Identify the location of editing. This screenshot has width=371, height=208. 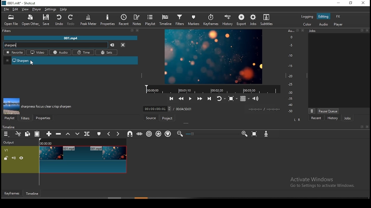
(323, 16).